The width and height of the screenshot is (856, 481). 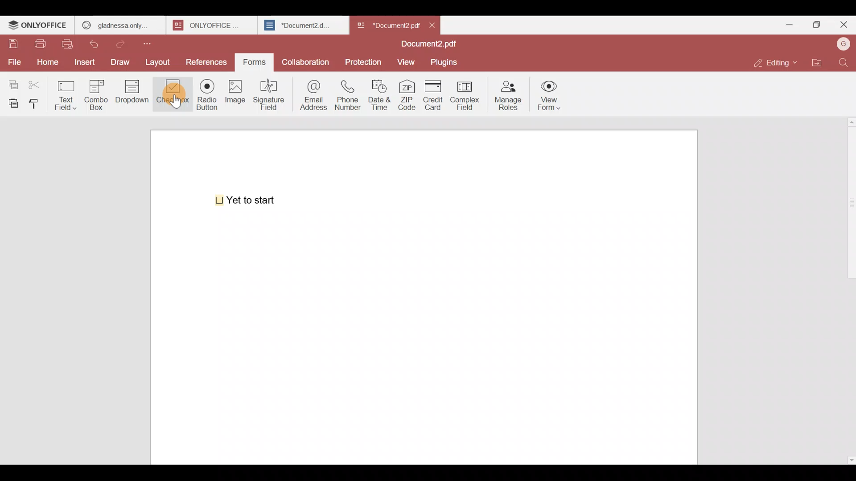 What do you see at coordinates (382, 95) in the screenshot?
I see `Date & time` at bounding box center [382, 95].